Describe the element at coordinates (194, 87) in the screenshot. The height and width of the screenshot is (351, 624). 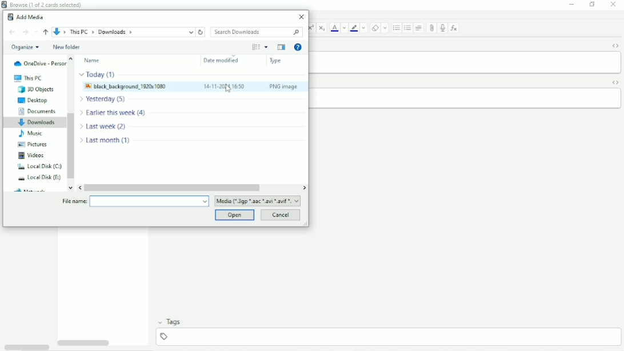
I see `Image` at that location.